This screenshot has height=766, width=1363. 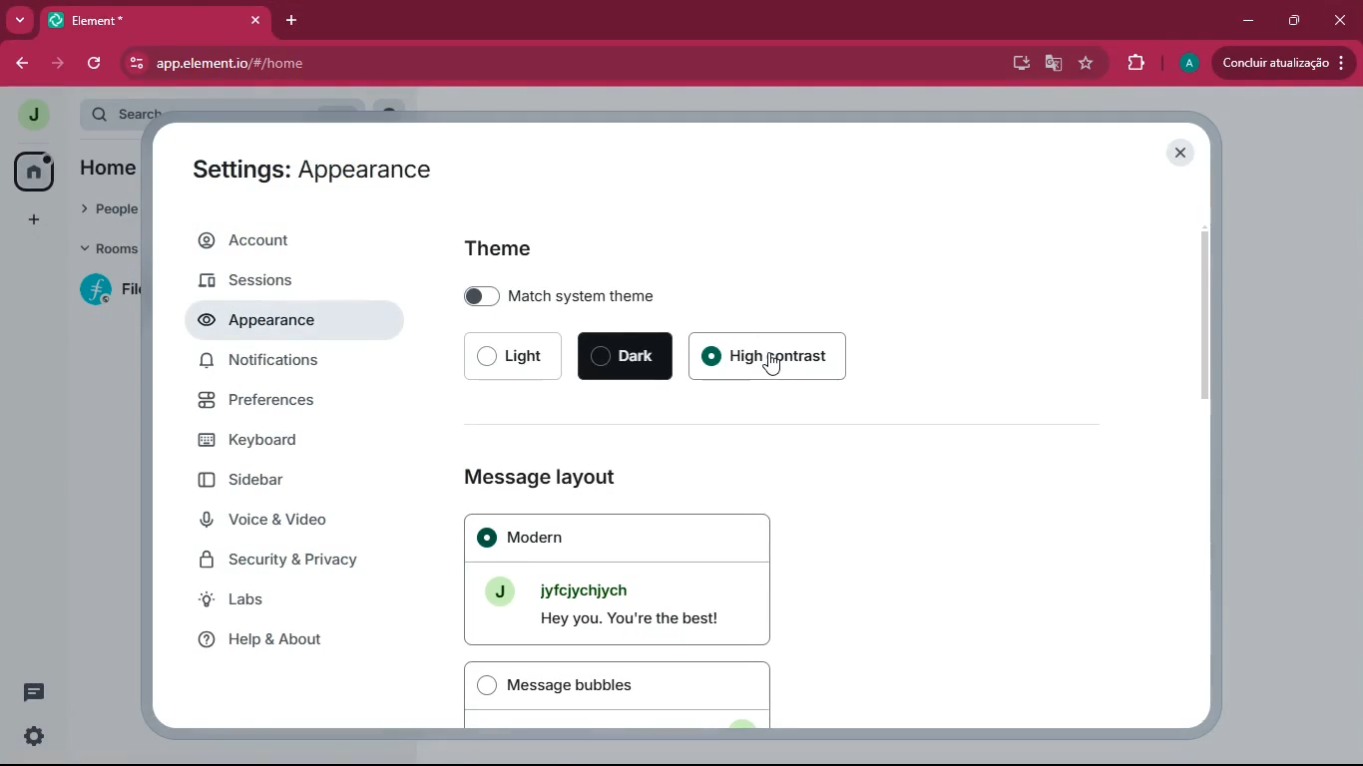 What do you see at coordinates (538, 478) in the screenshot?
I see `Message layout` at bounding box center [538, 478].